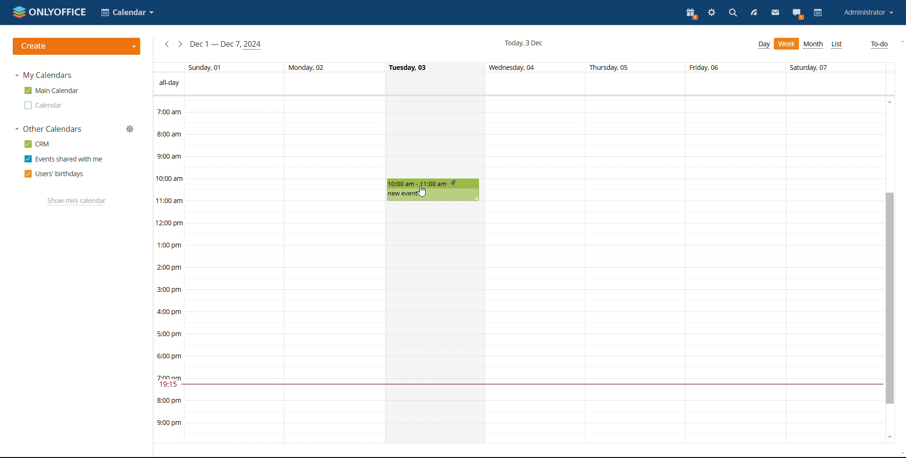  What do you see at coordinates (170, 200) in the screenshot?
I see `11:00 am` at bounding box center [170, 200].